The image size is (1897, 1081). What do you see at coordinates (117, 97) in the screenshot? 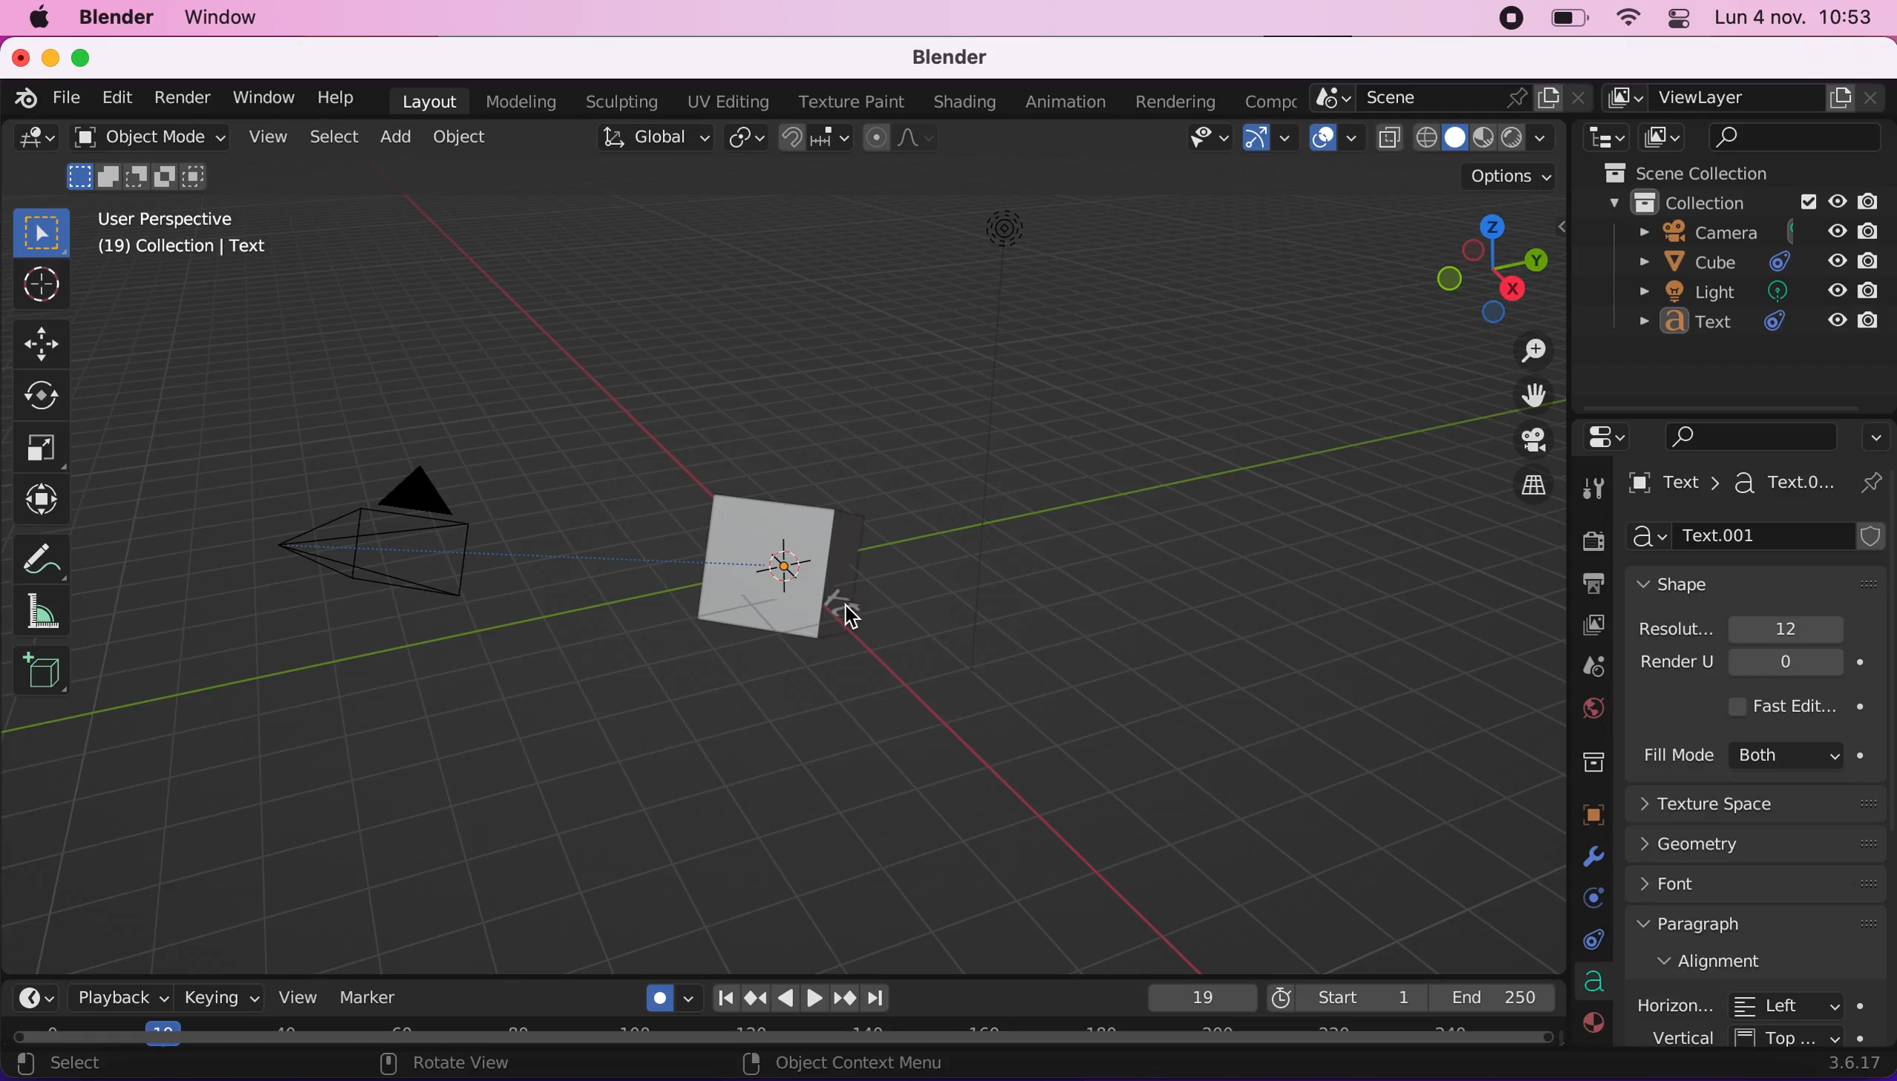
I see `edit` at bounding box center [117, 97].